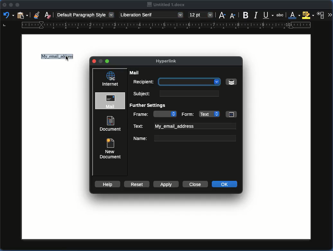 The height and width of the screenshot is (251, 333). Describe the element at coordinates (111, 79) in the screenshot. I see `Internet` at that location.